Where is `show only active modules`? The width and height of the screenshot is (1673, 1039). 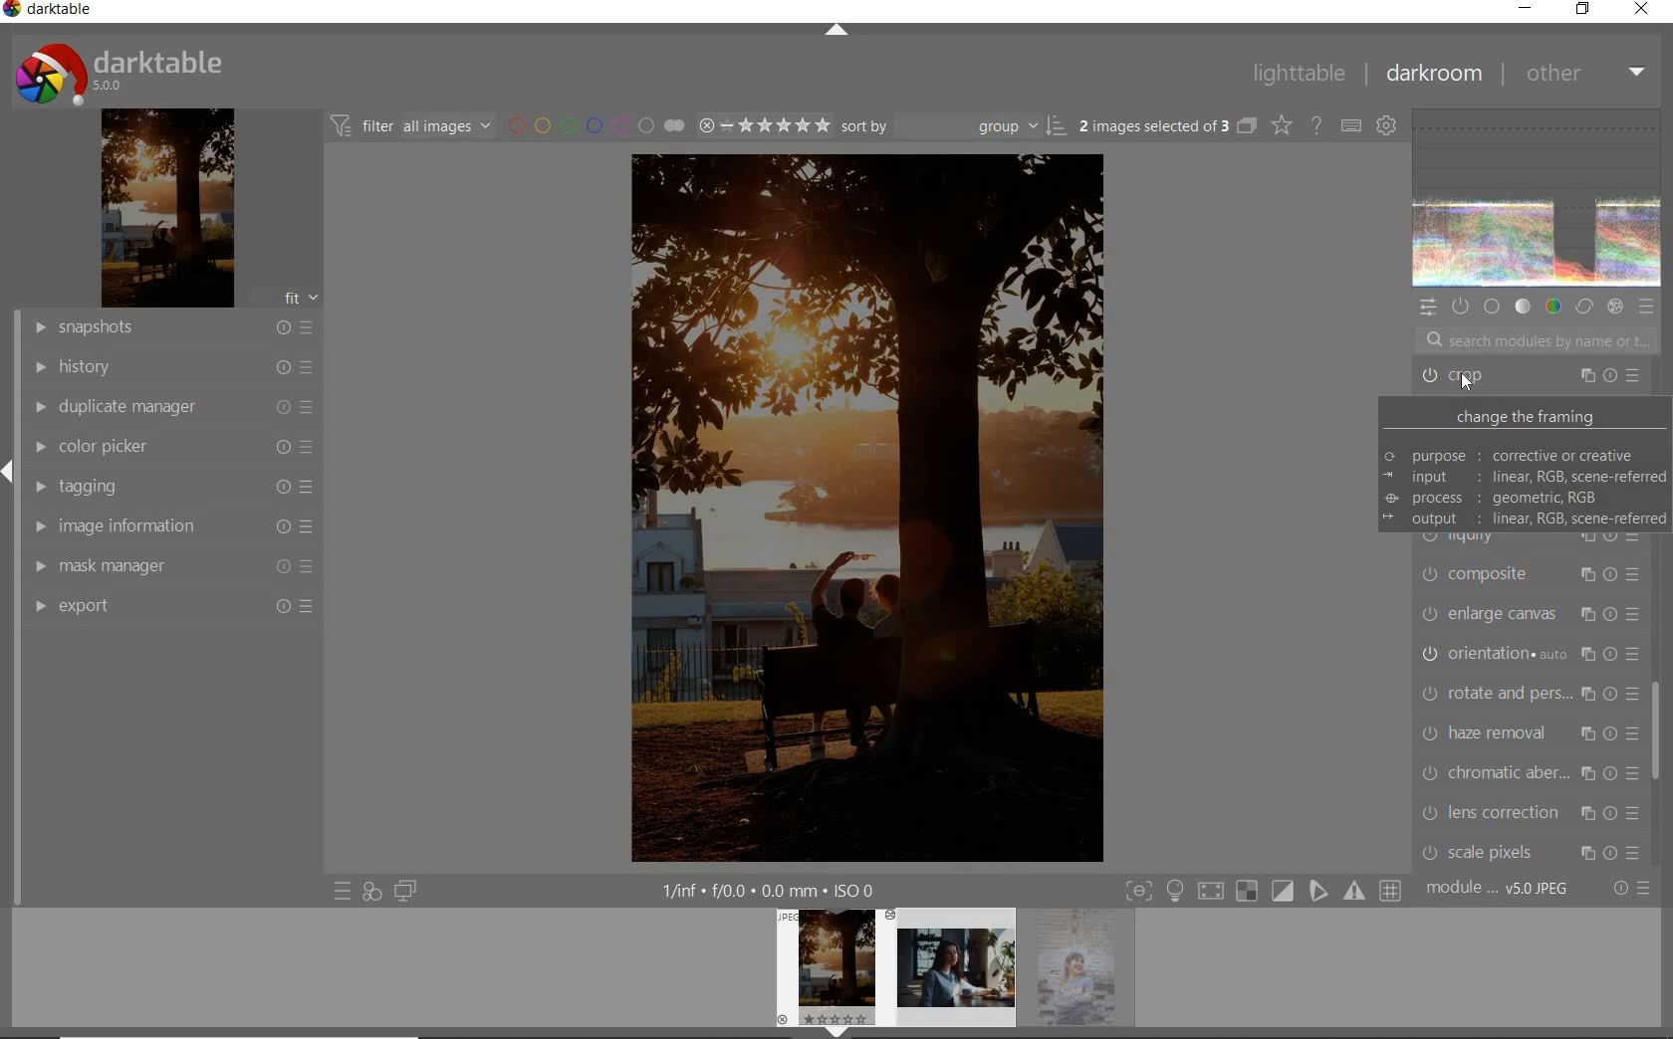 show only active modules is located at coordinates (1462, 306).